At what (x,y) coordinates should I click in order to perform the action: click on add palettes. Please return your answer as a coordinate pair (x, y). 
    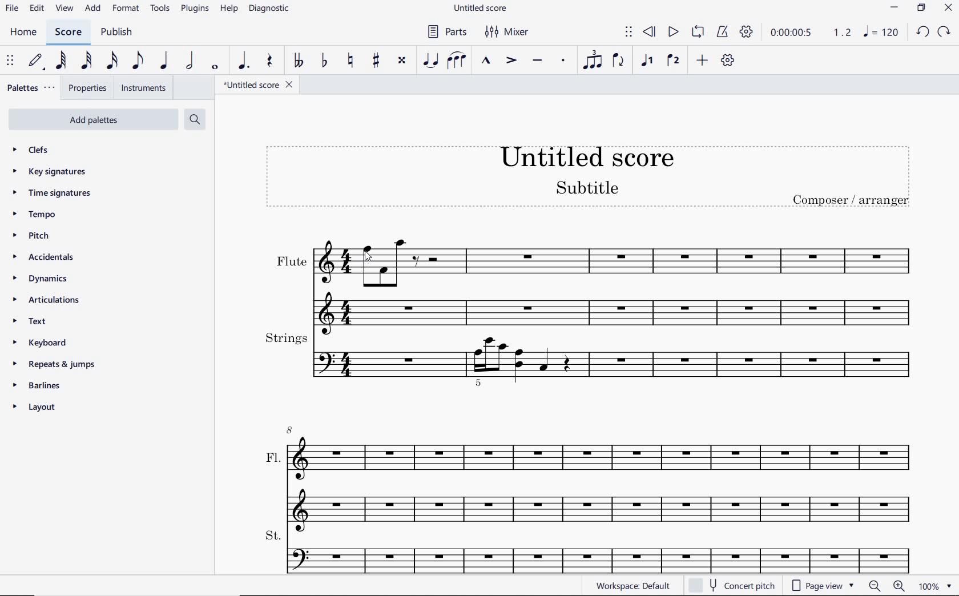
    Looking at the image, I should click on (98, 119).